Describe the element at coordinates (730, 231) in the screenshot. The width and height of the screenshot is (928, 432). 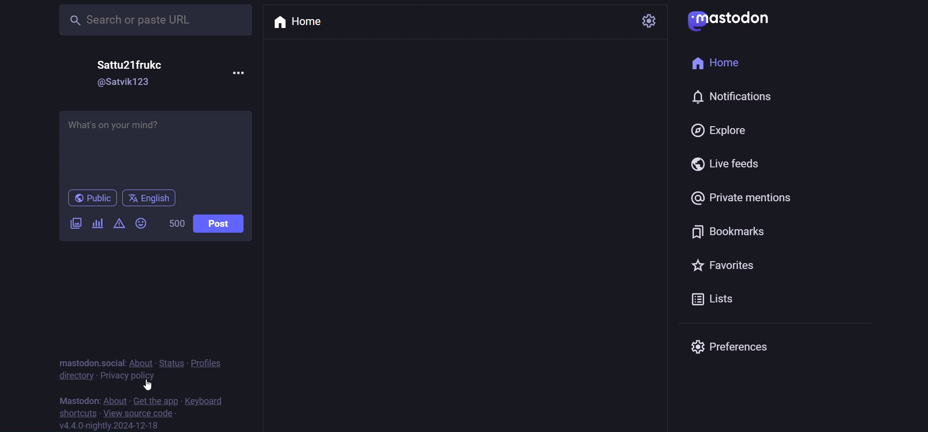
I see `bookmark` at that location.